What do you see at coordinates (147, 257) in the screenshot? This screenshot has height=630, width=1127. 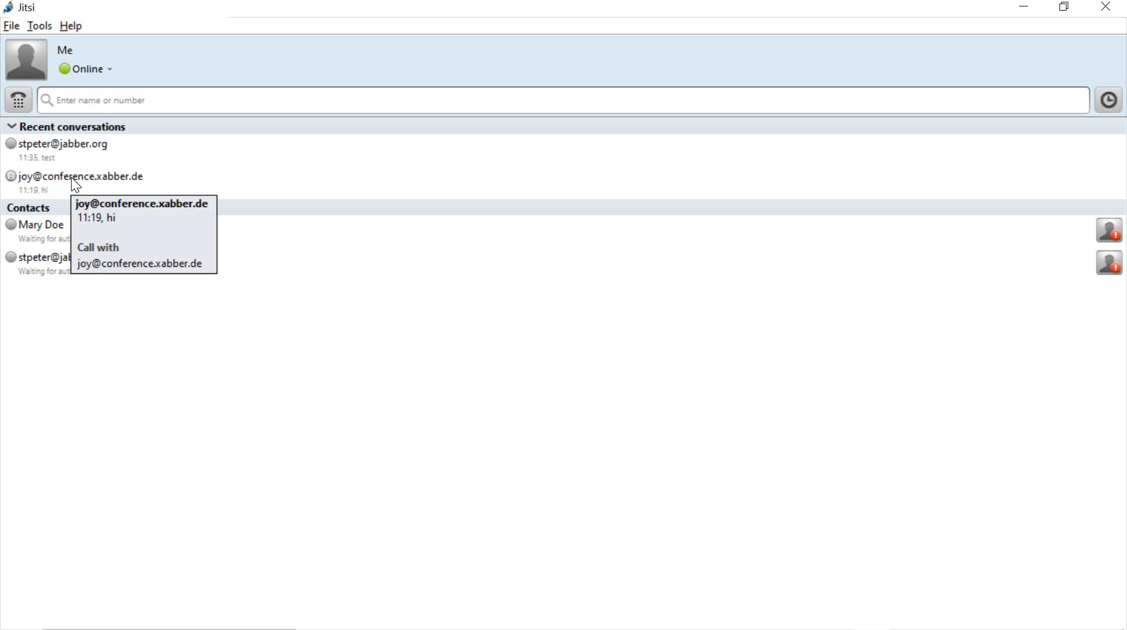 I see `Call withjoy@conference.xabber.de` at bounding box center [147, 257].